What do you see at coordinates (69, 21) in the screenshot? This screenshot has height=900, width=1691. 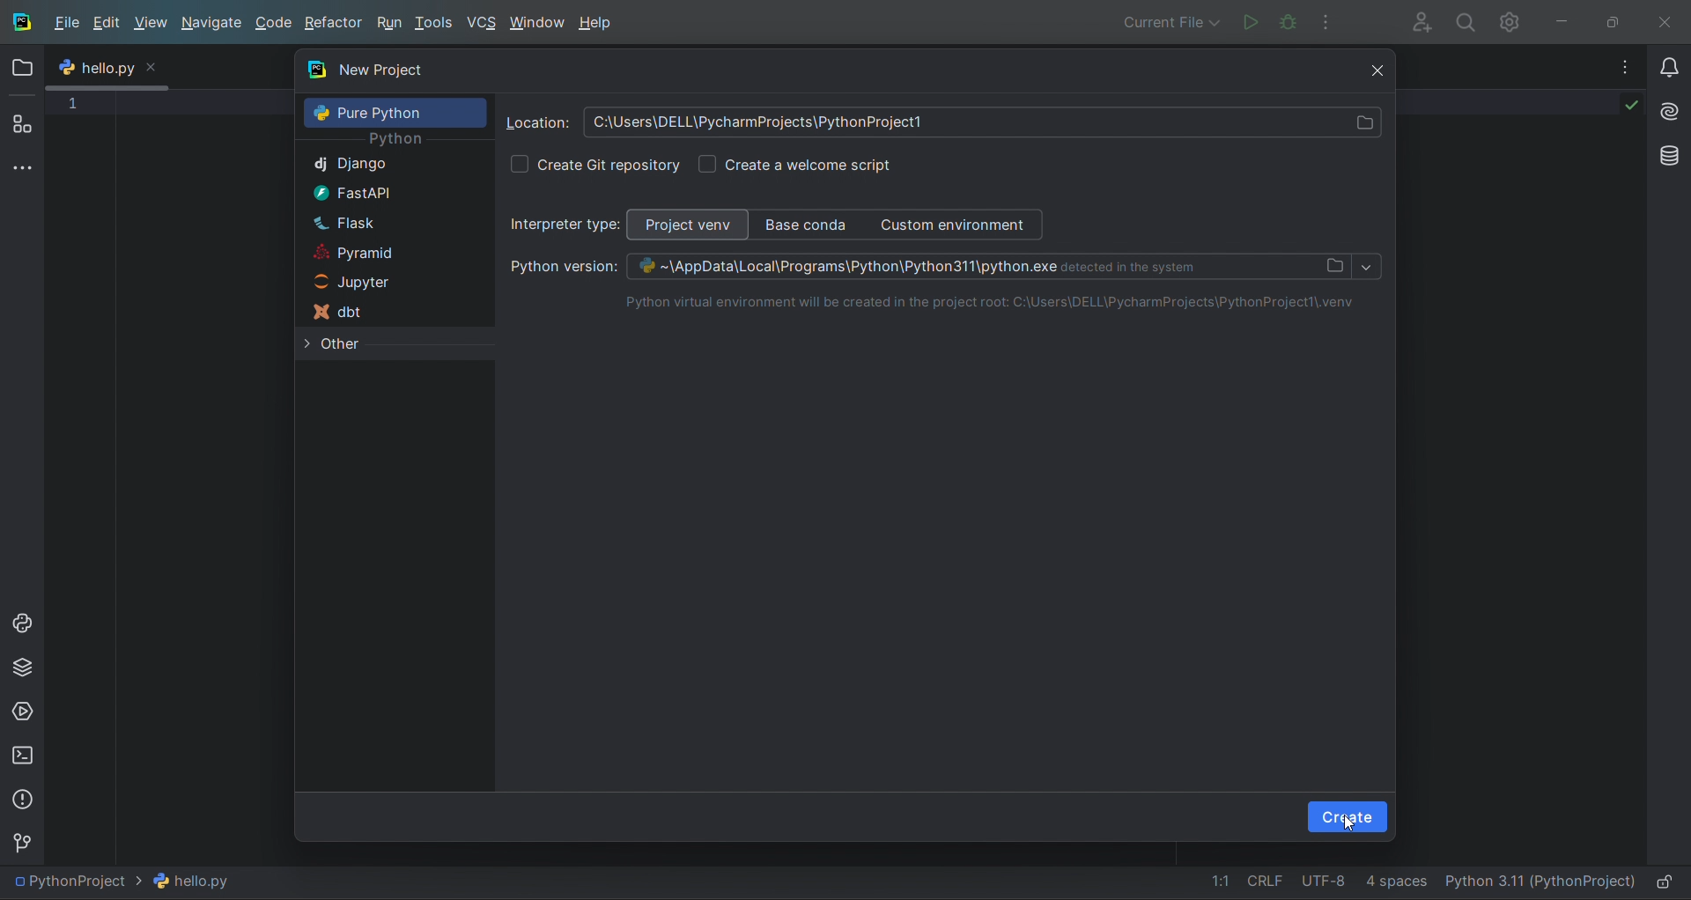 I see `file` at bounding box center [69, 21].